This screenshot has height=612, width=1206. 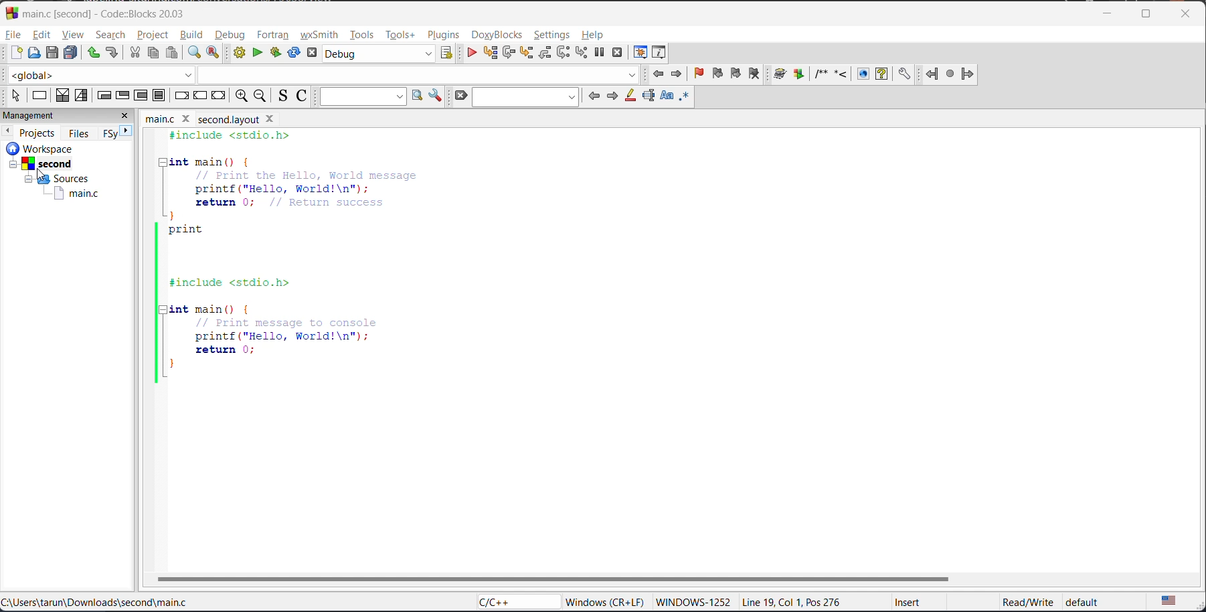 What do you see at coordinates (129, 131) in the screenshot?
I see `next` at bounding box center [129, 131].